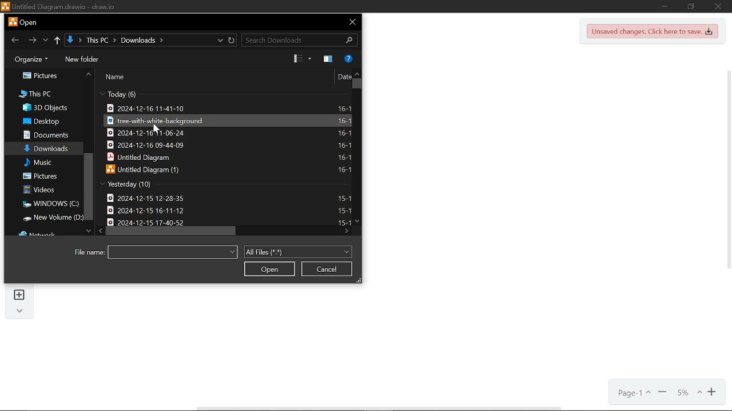 The image size is (732, 411). What do you see at coordinates (228, 158) in the screenshot?
I see `file titled "Untitled diagram"` at bounding box center [228, 158].